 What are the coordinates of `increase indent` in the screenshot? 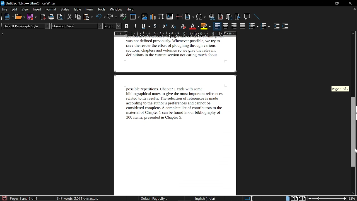 It's located at (276, 27).